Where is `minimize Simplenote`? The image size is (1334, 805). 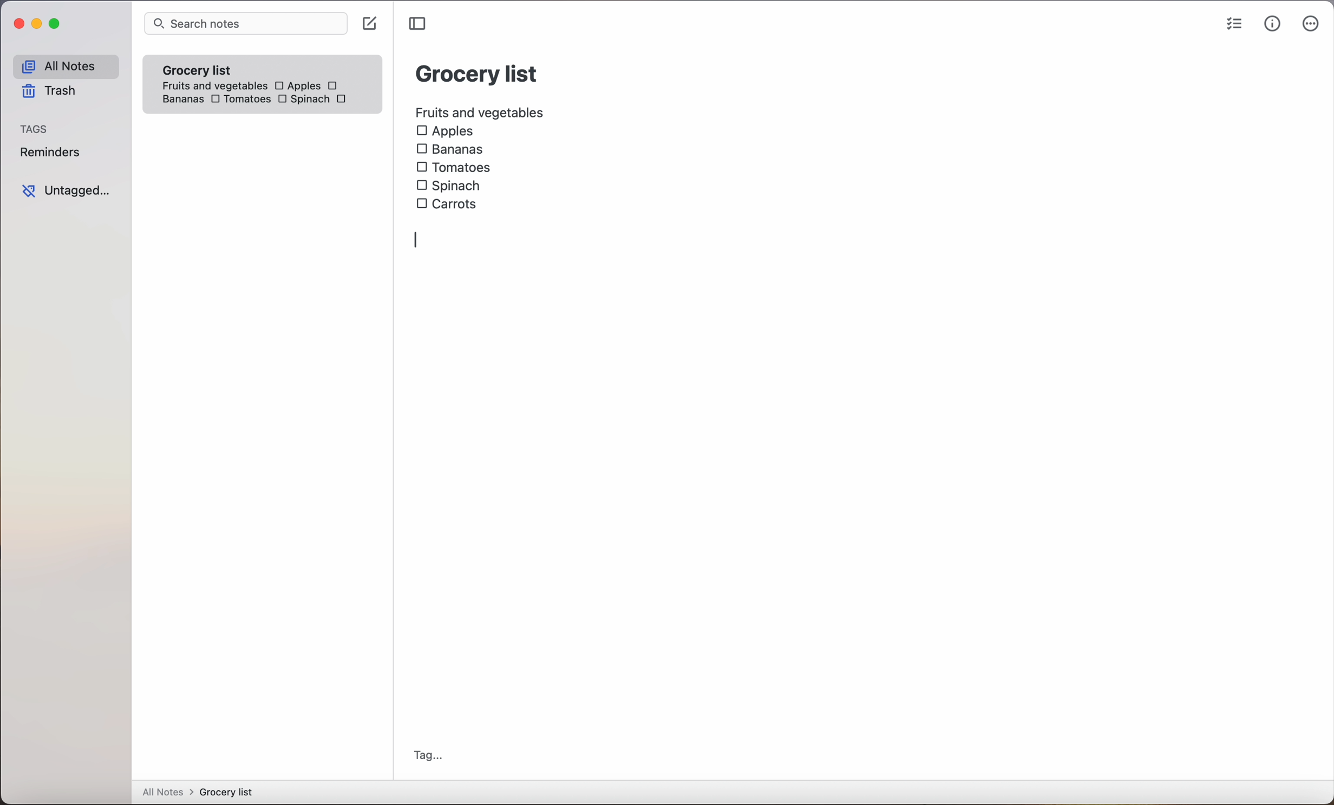
minimize Simplenote is located at coordinates (39, 26).